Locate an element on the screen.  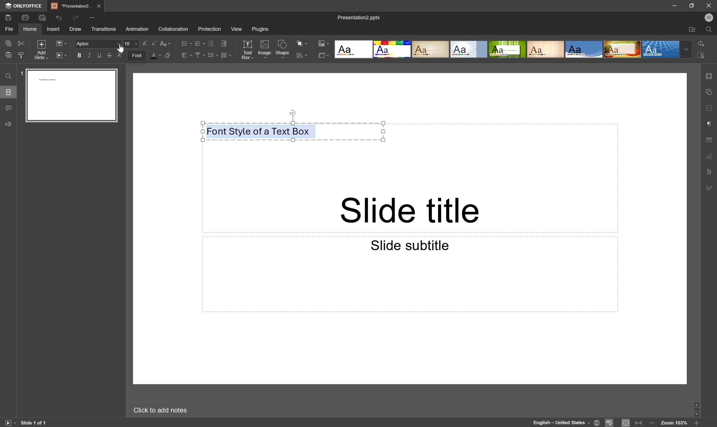
Scroll Bar is located at coordinates (696, 409).